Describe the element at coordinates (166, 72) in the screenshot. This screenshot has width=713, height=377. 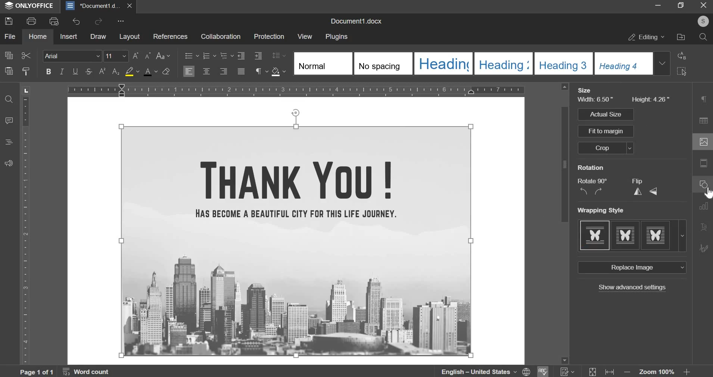
I see `clear style` at that location.